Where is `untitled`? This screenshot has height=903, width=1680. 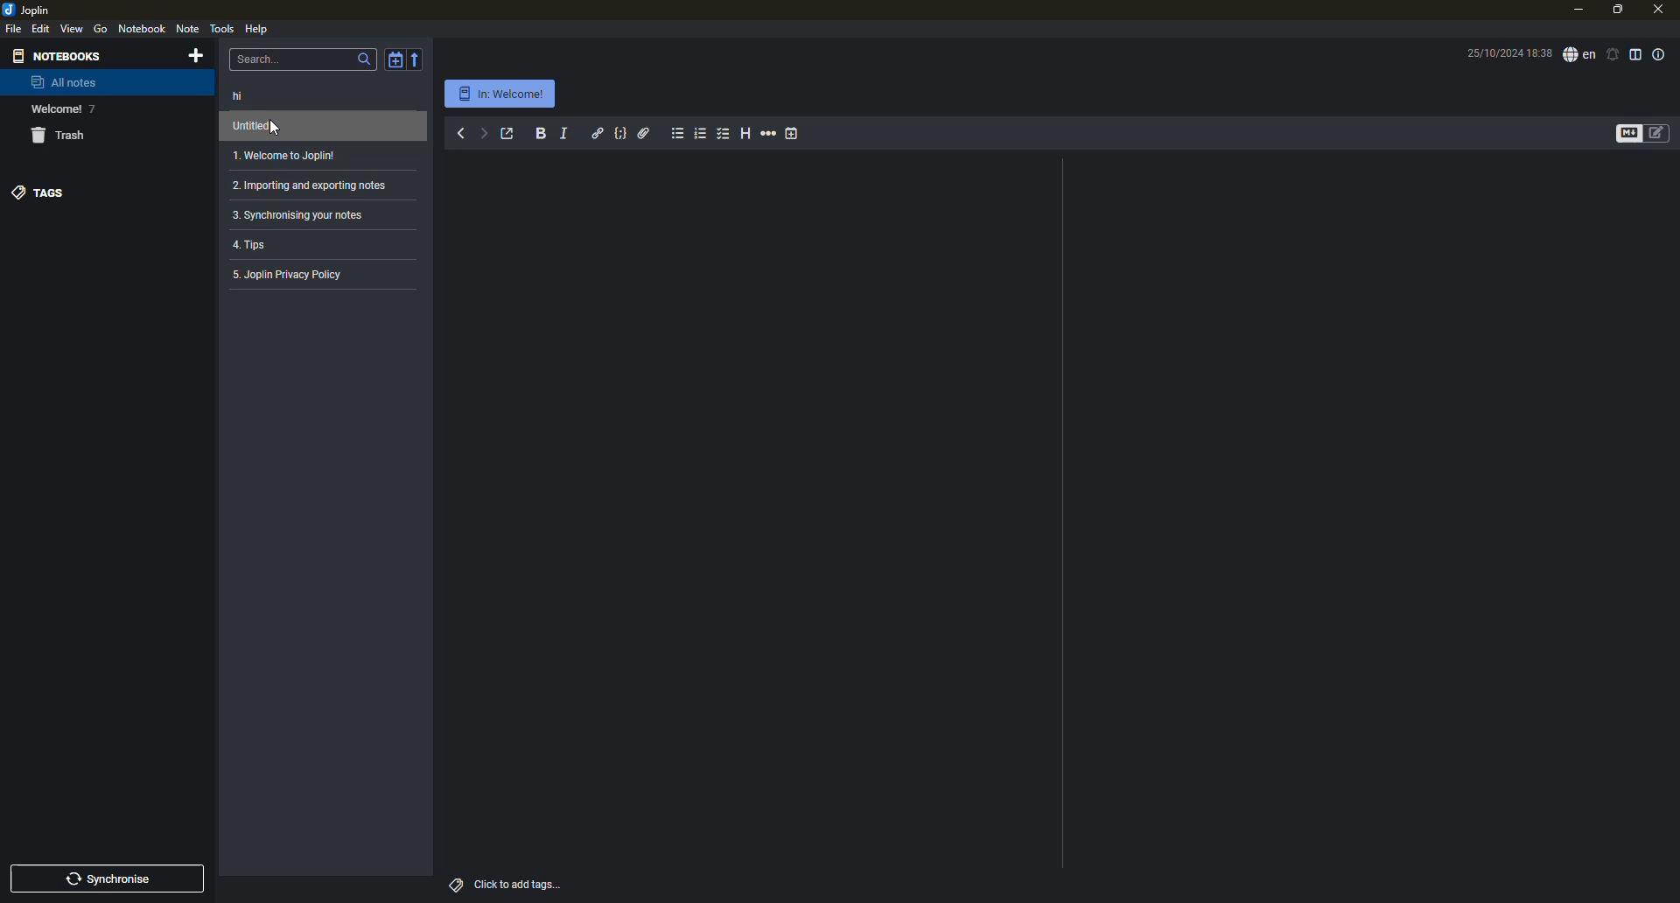 untitled is located at coordinates (250, 127).